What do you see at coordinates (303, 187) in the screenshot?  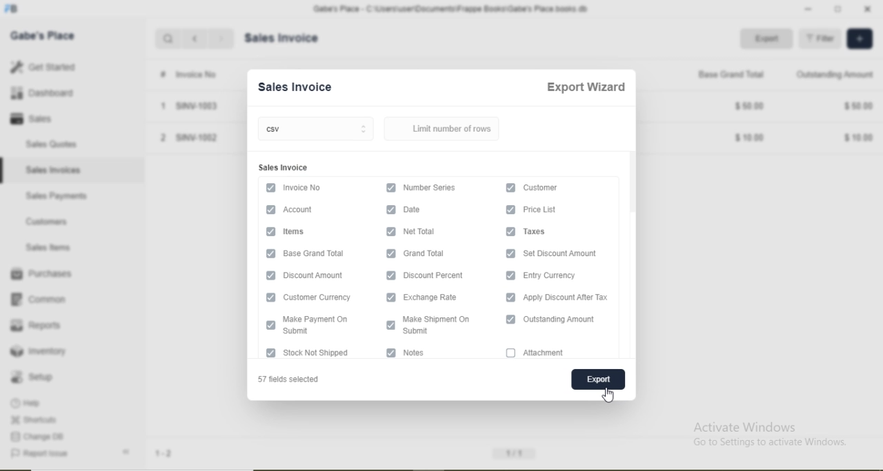 I see `Invoice No` at bounding box center [303, 187].